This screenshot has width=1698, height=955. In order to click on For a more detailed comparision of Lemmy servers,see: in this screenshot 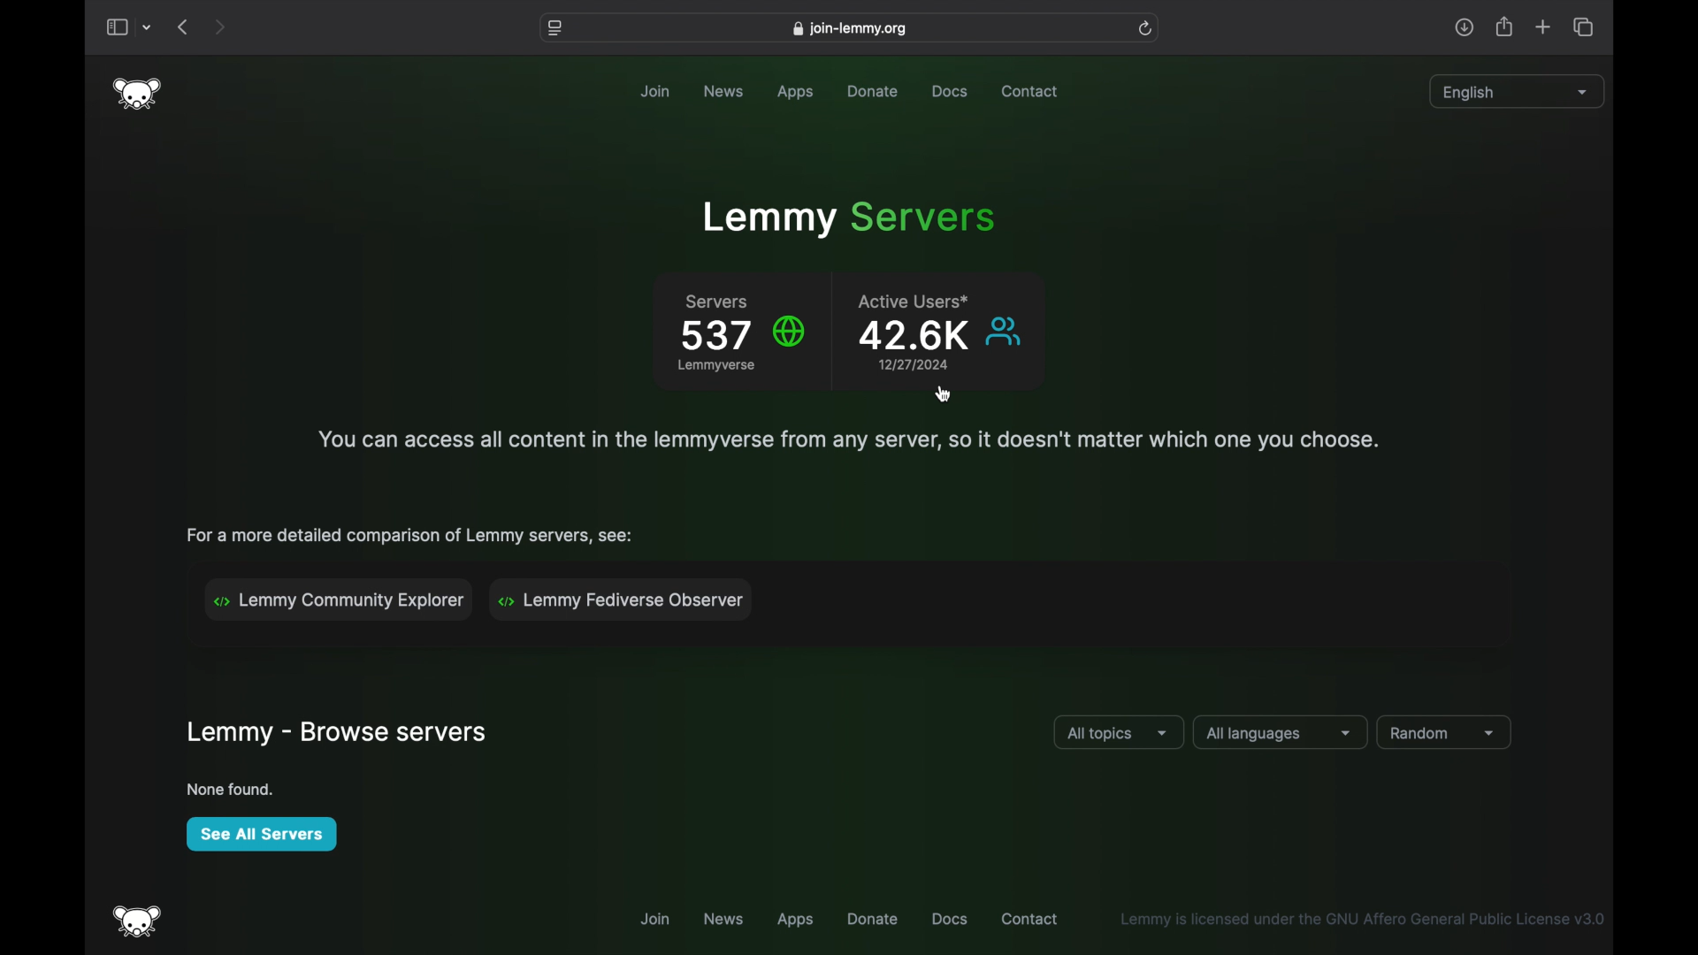, I will do `click(413, 535)`.